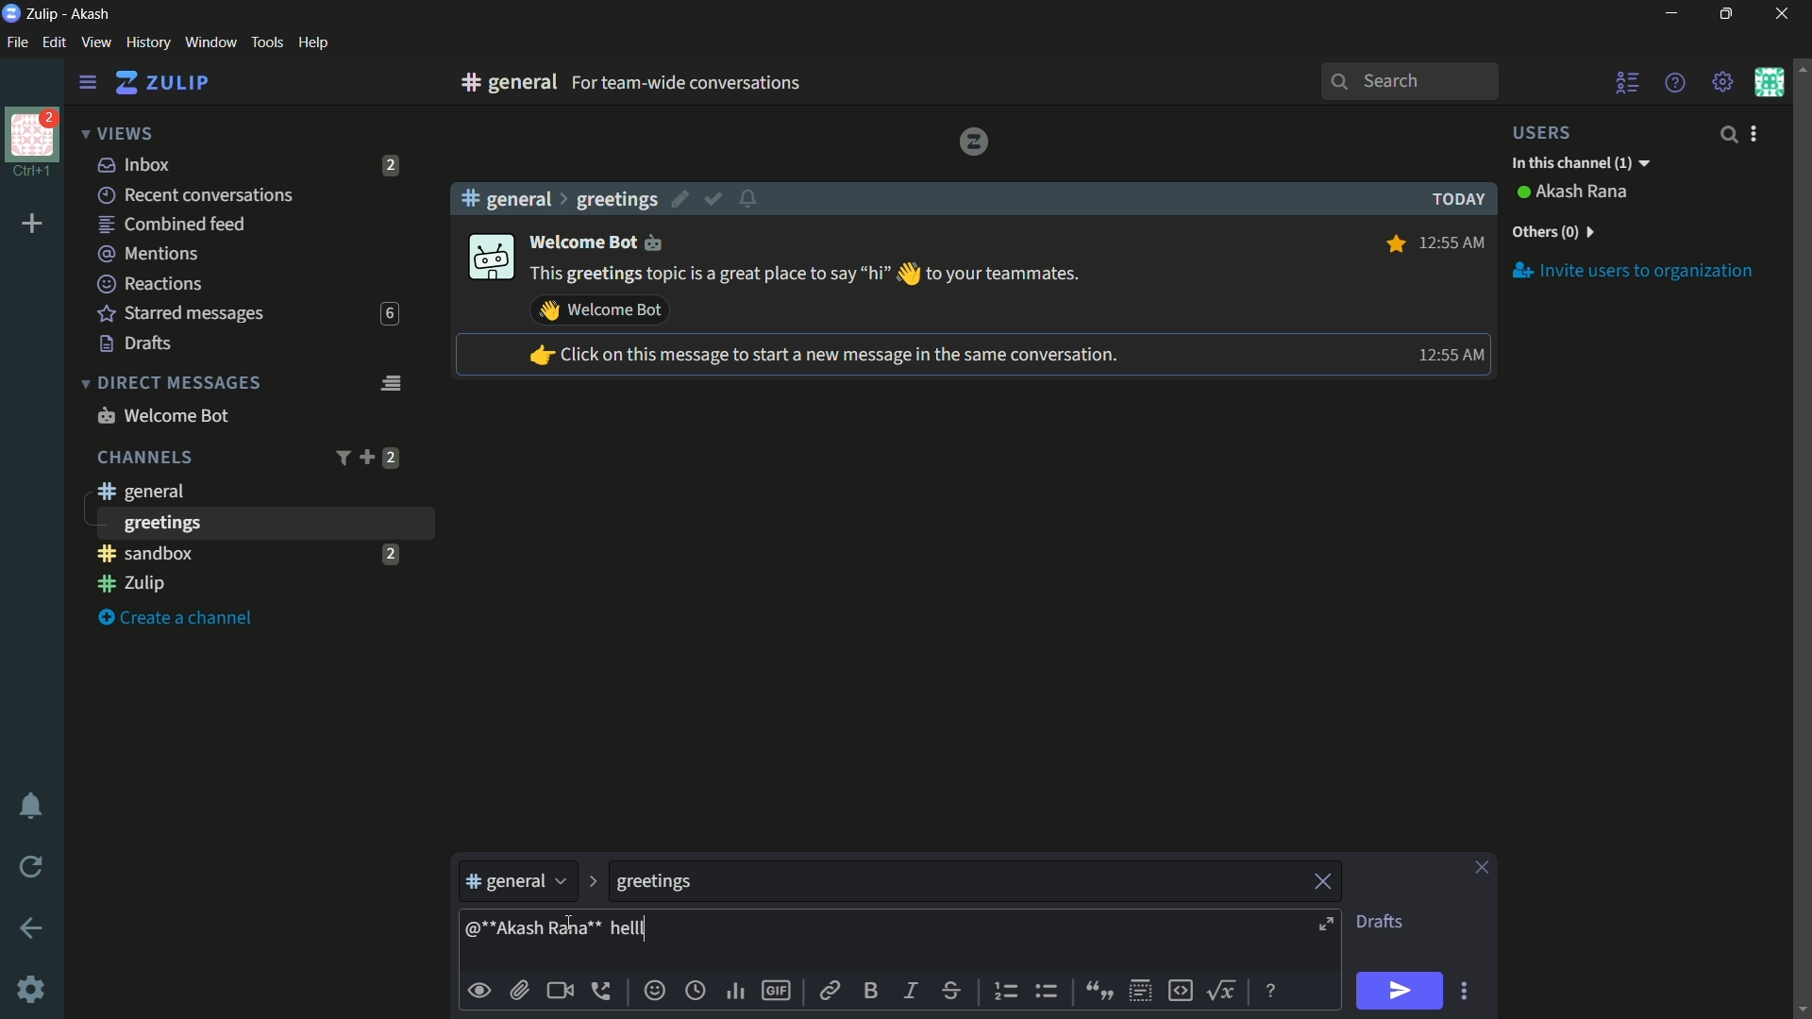  What do you see at coordinates (1140, 992) in the screenshot?
I see `spoiler` at bounding box center [1140, 992].